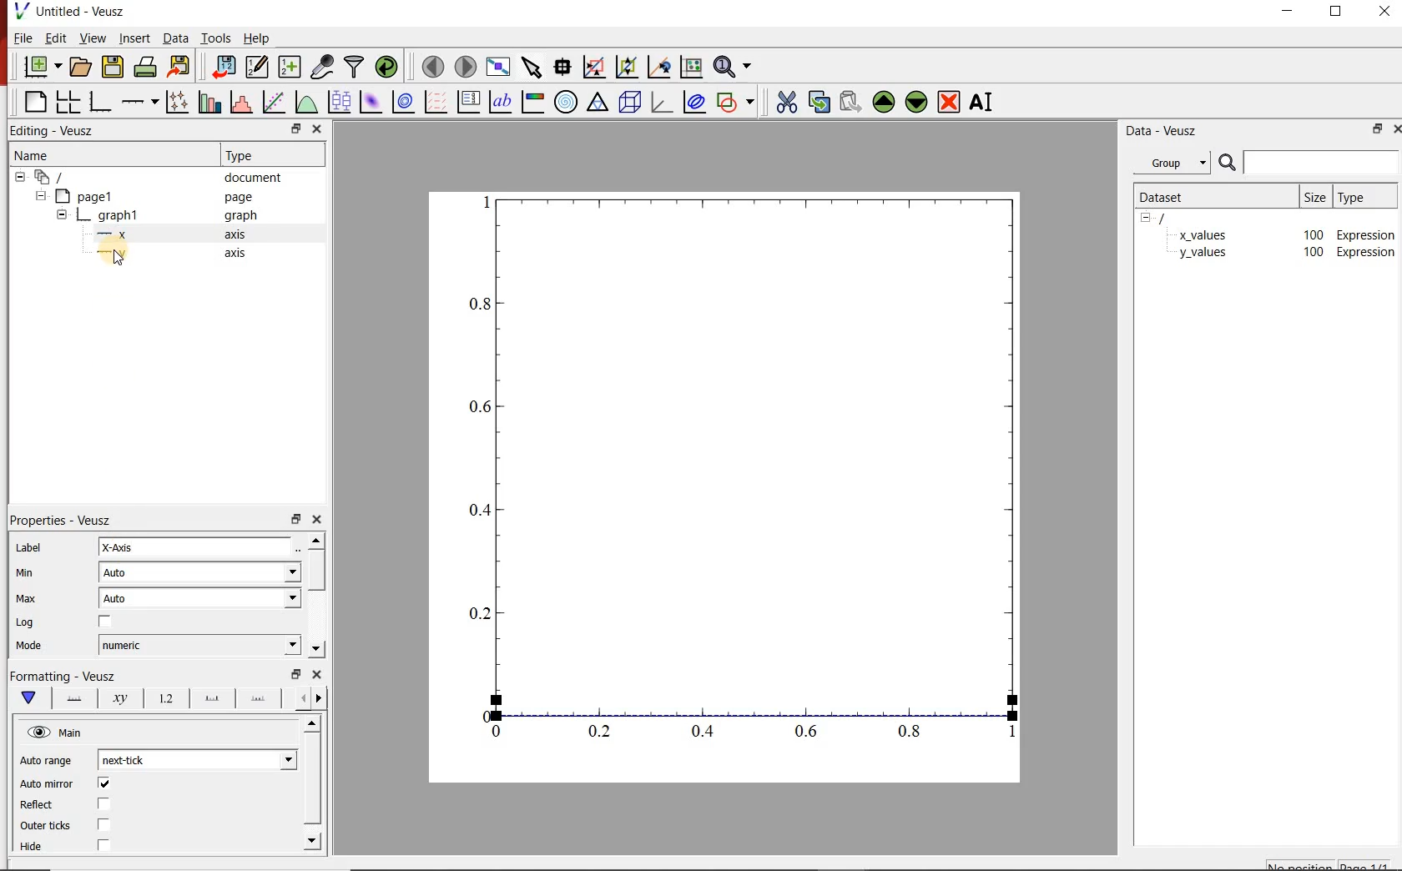 The width and height of the screenshot is (1402, 871). I want to click on print the documents, so click(145, 67).